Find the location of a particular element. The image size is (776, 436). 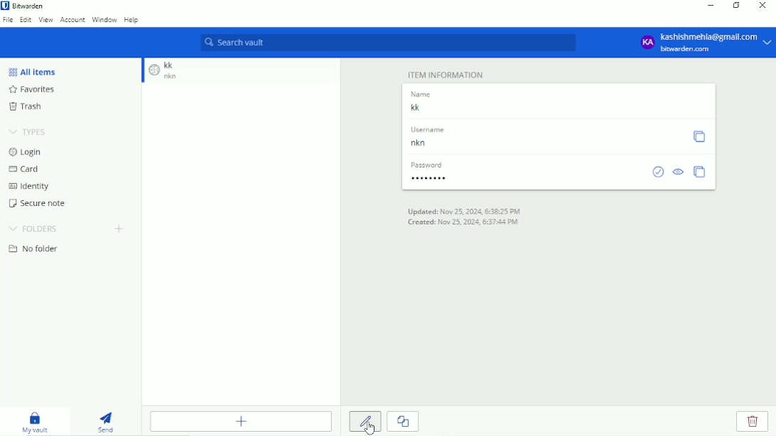

Account is located at coordinates (705, 42).